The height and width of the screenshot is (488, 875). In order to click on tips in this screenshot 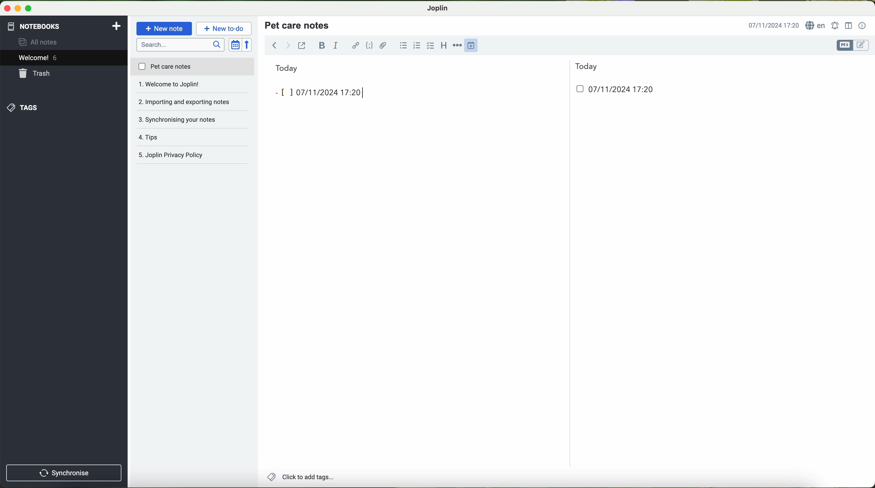, I will do `click(193, 119)`.